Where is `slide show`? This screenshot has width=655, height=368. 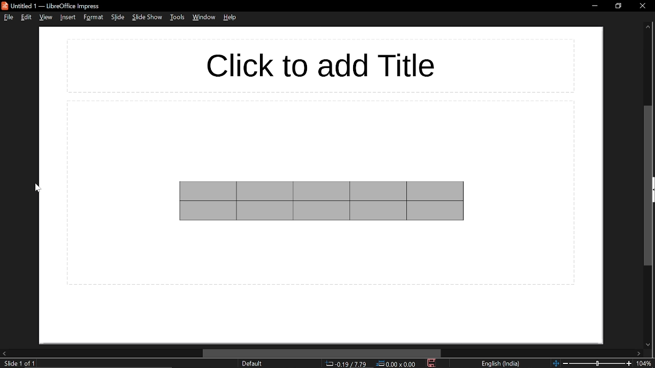
slide show is located at coordinates (148, 17).